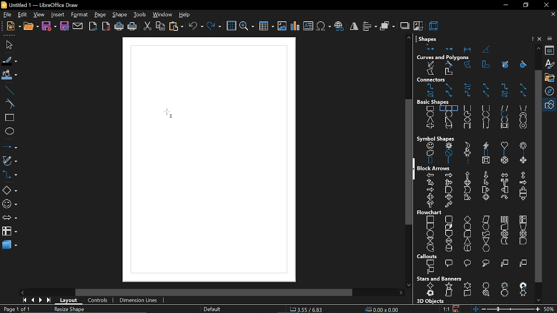 This screenshot has height=313, width=557. What do you see at coordinates (446, 309) in the screenshot?
I see `scaling factor` at bounding box center [446, 309].